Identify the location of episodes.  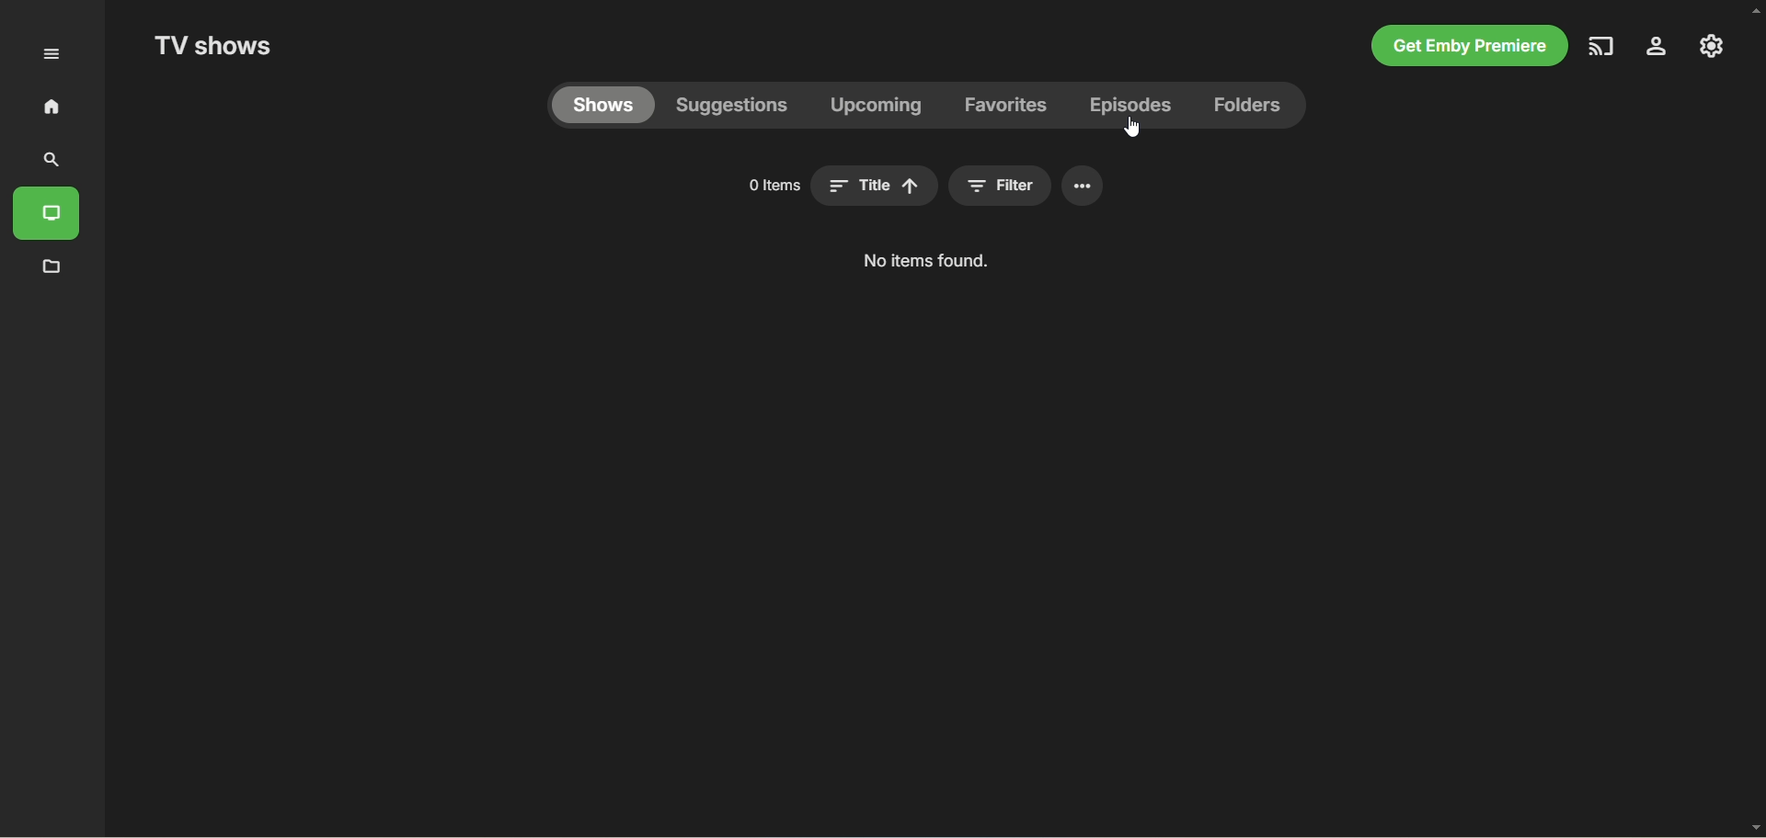
(1133, 106).